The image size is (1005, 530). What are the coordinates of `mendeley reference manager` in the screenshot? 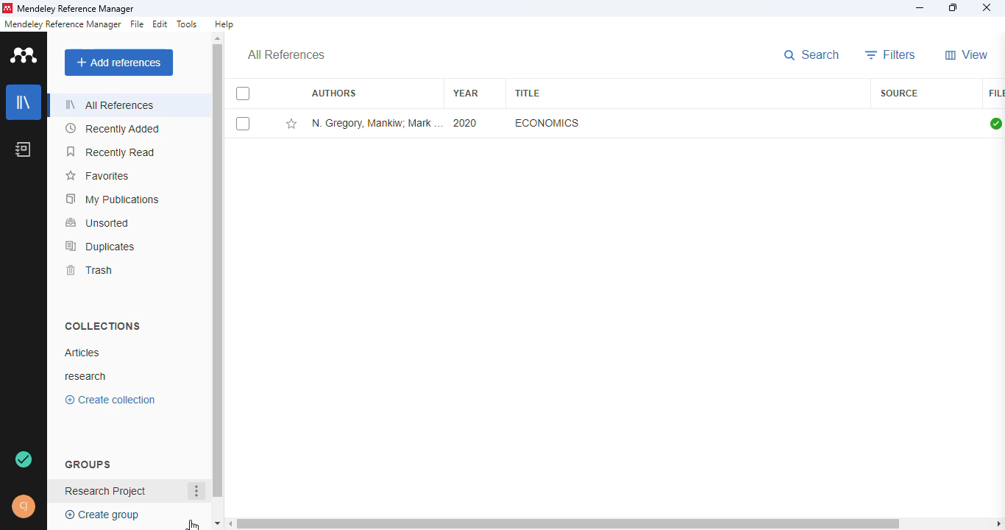 It's located at (63, 24).